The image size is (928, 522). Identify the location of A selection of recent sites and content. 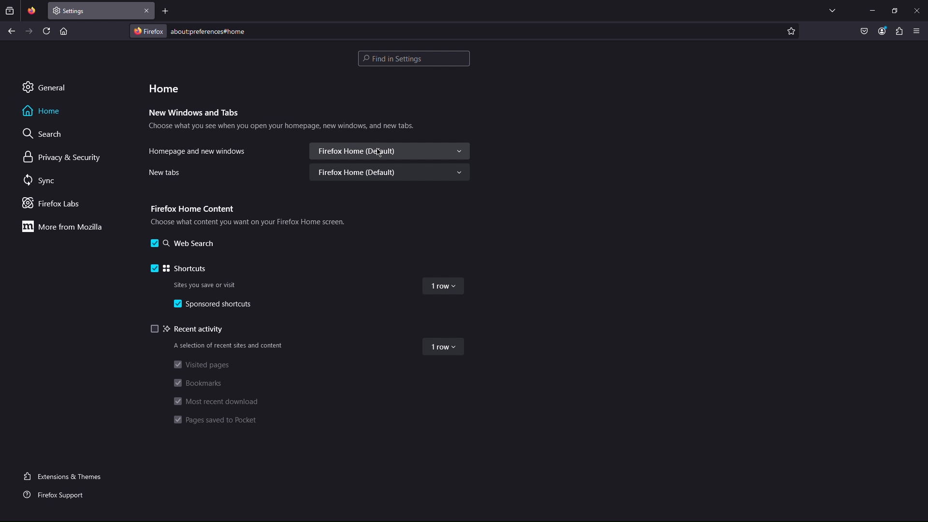
(230, 346).